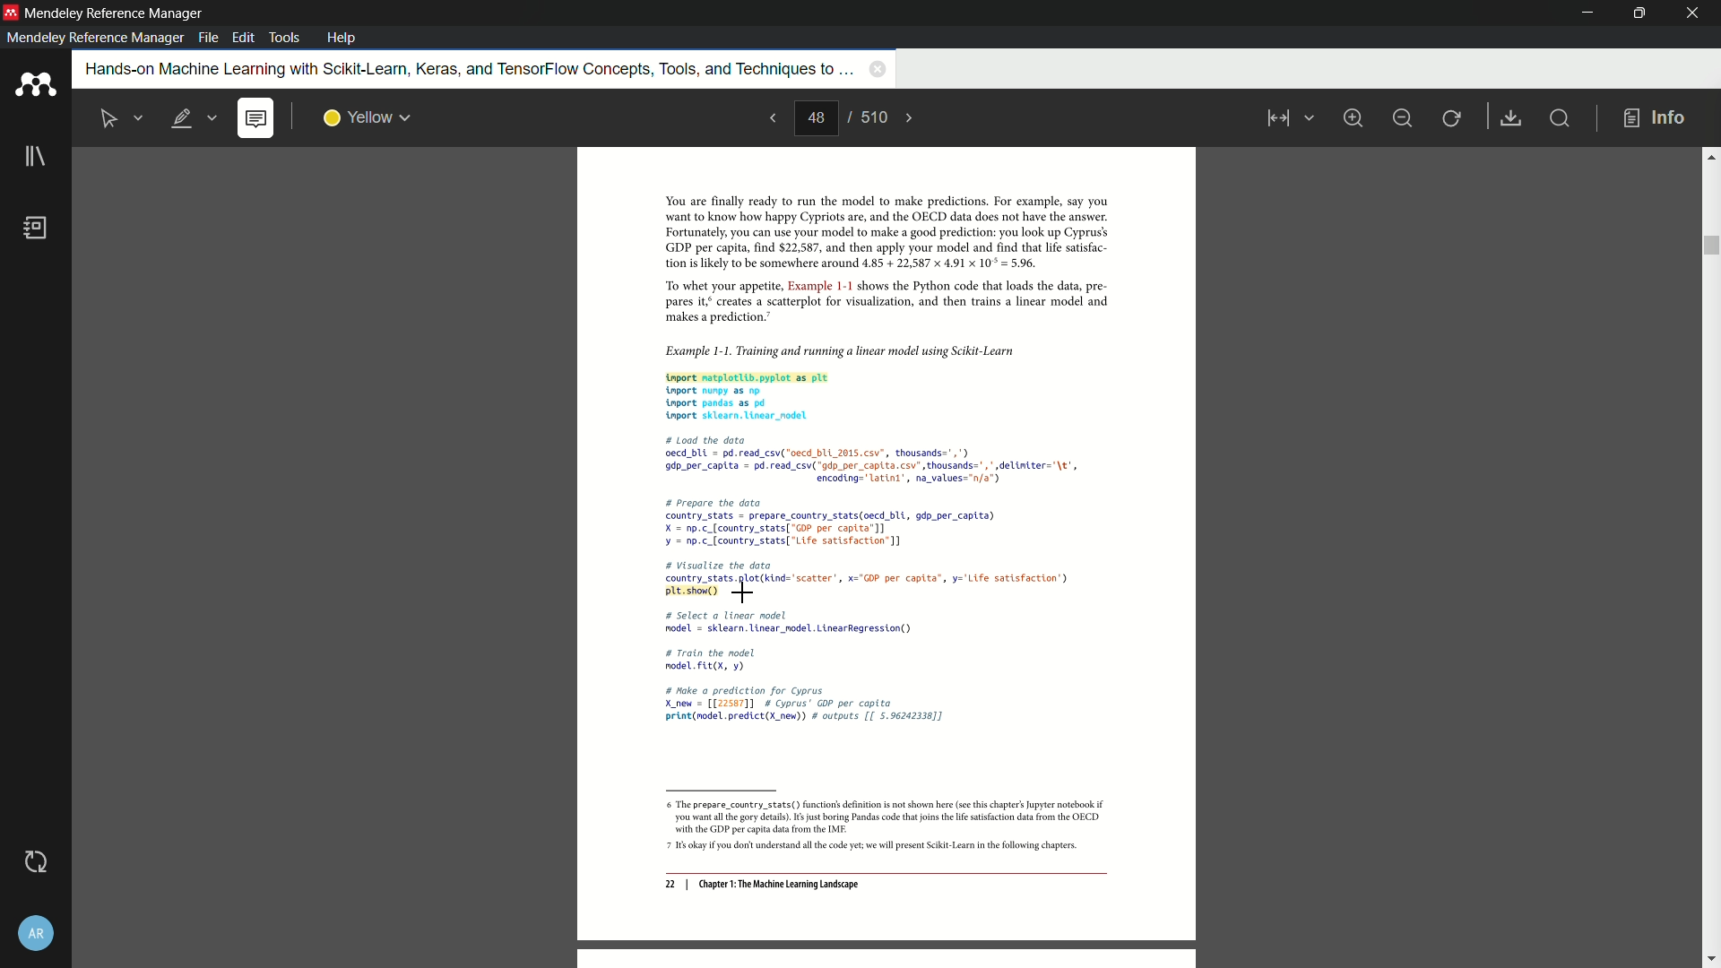 Image resolution: width=1721 pixels, height=968 pixels. Describe the element at coordinates (745, 592) in the screenshot. I see `cursor` at that location.